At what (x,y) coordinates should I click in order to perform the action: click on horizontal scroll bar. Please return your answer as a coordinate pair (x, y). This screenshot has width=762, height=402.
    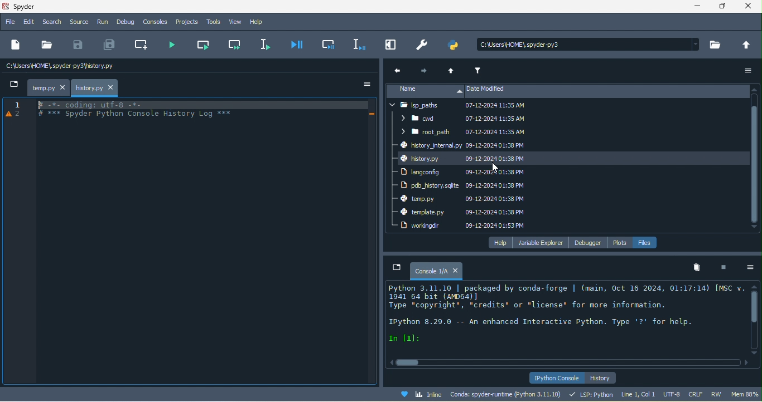
    Looking at the image, I should click on (567, 364).